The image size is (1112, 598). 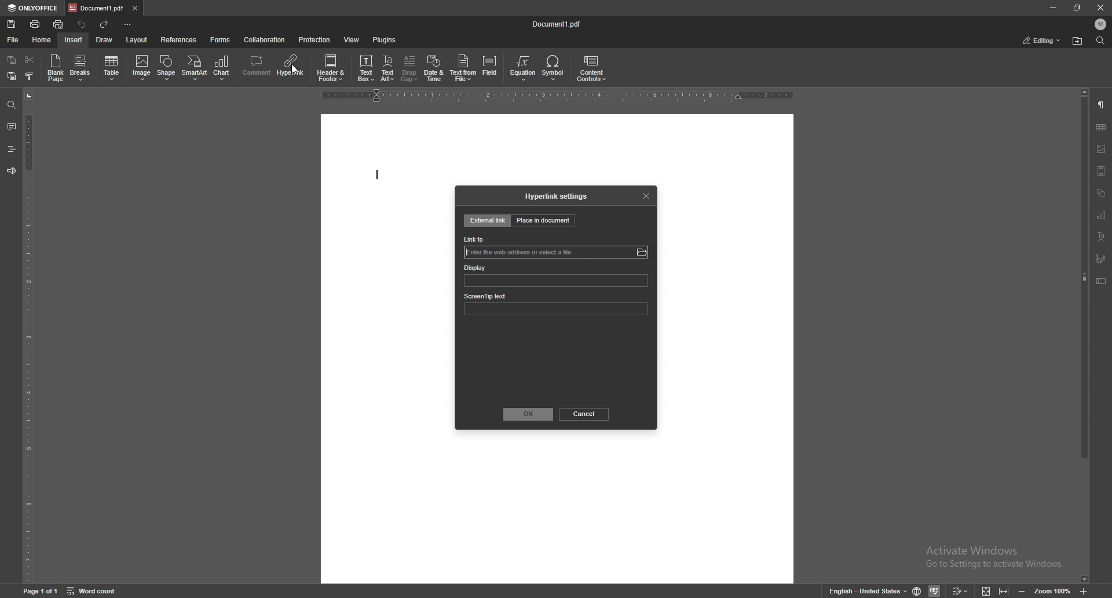 I want to click on editing, so click(x=1040, y=41).